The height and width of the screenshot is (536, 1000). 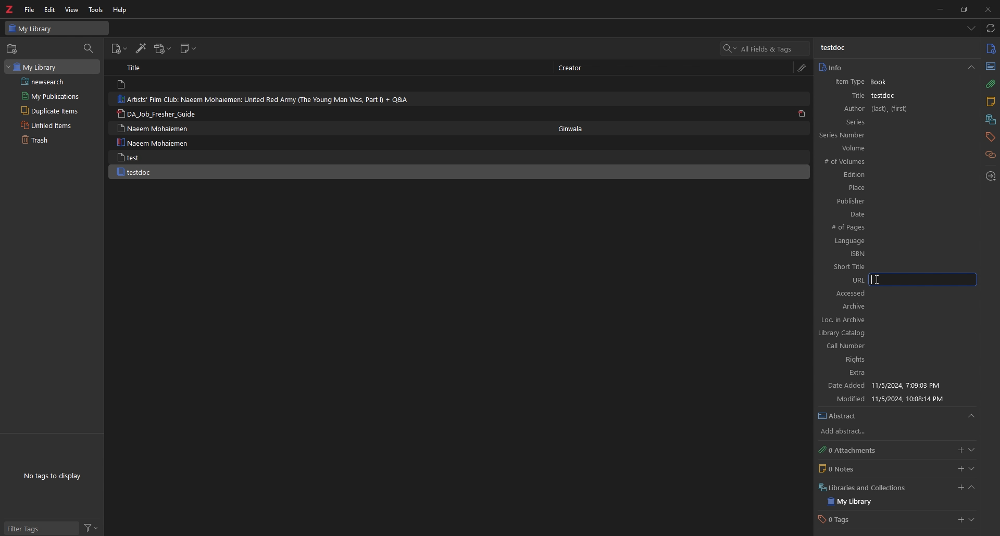 I want to click on Author (last),(first), so click(x=874, y=109).